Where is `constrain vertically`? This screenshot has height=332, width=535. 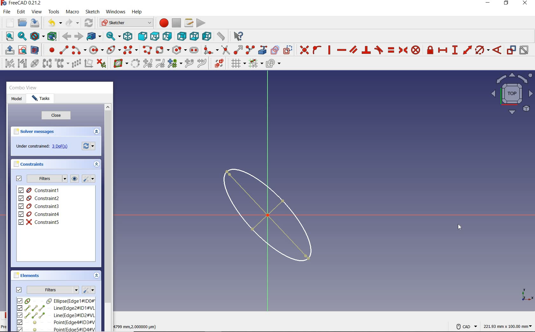 constrain vertically is located at coordinates (329, 50).